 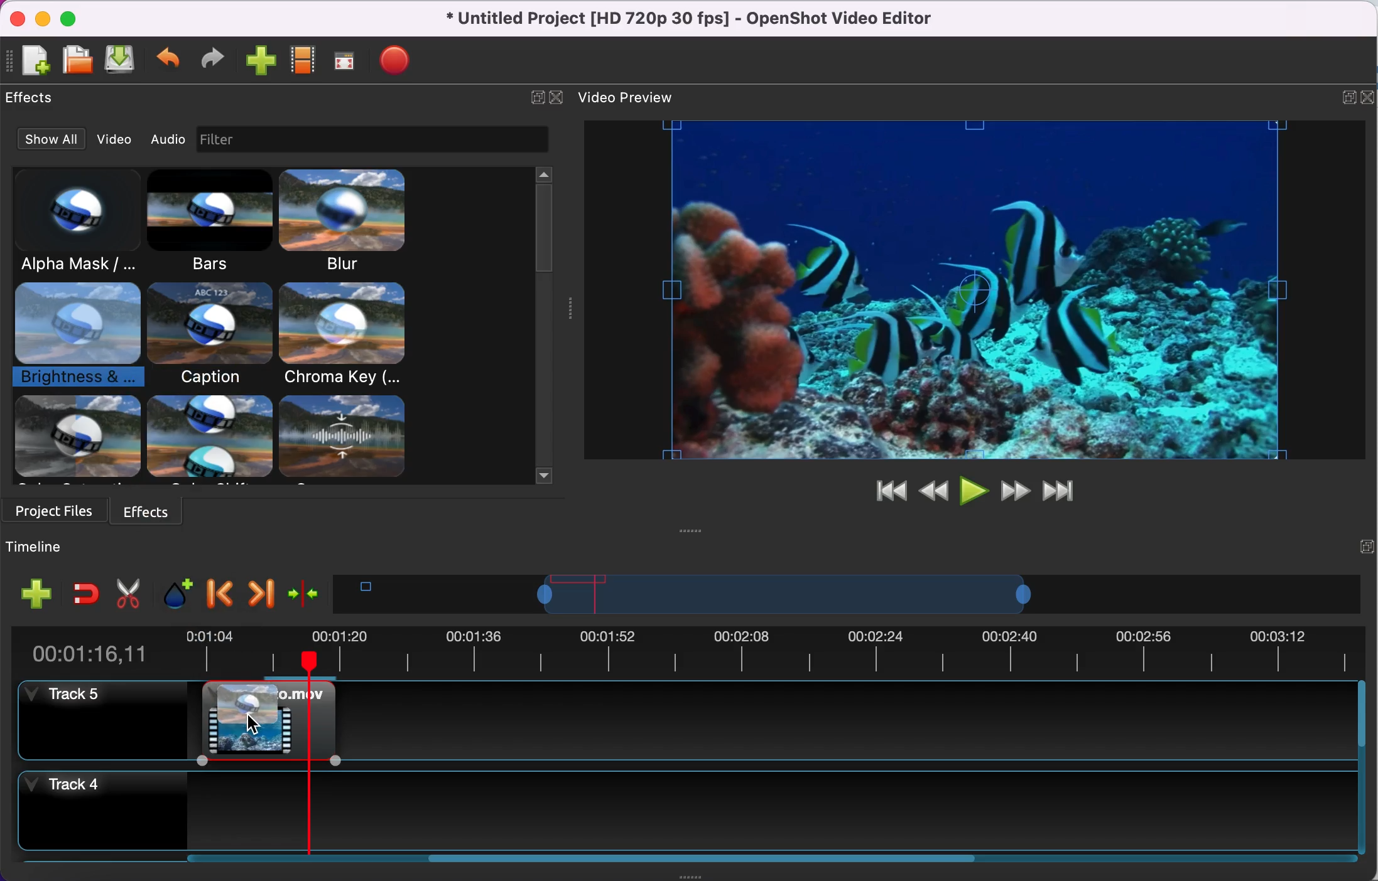 I want to click on track 4, so click(x=685, y=811).